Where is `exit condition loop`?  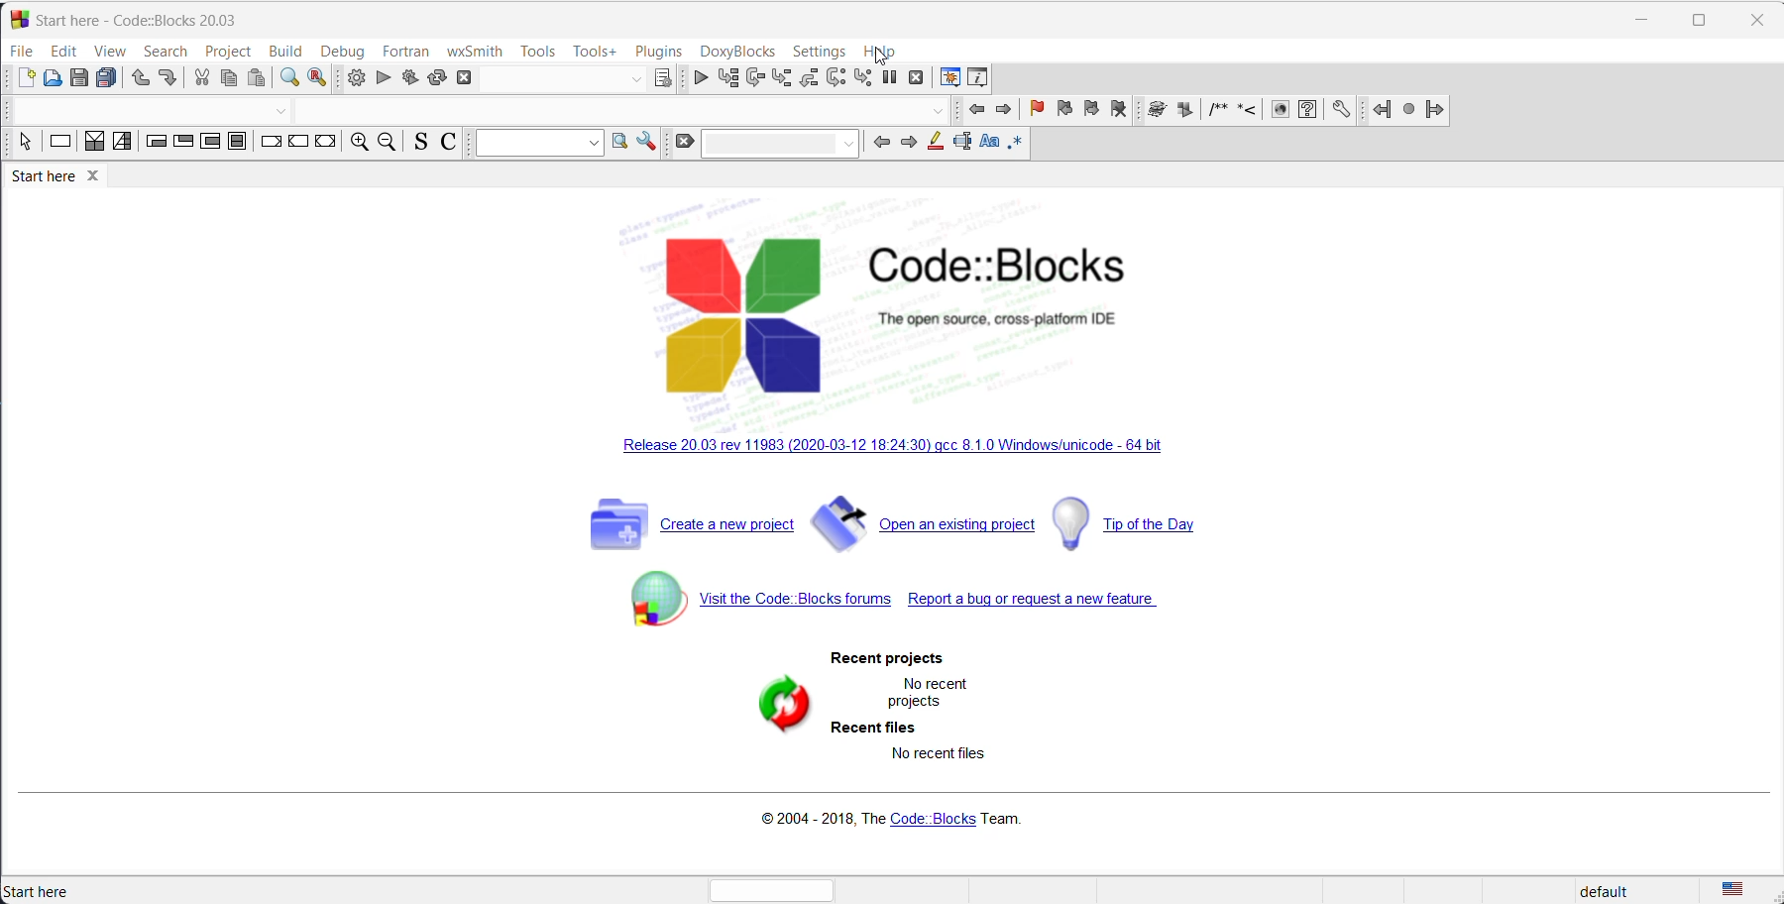 exit condition loop is located at coordinates (183, 145).